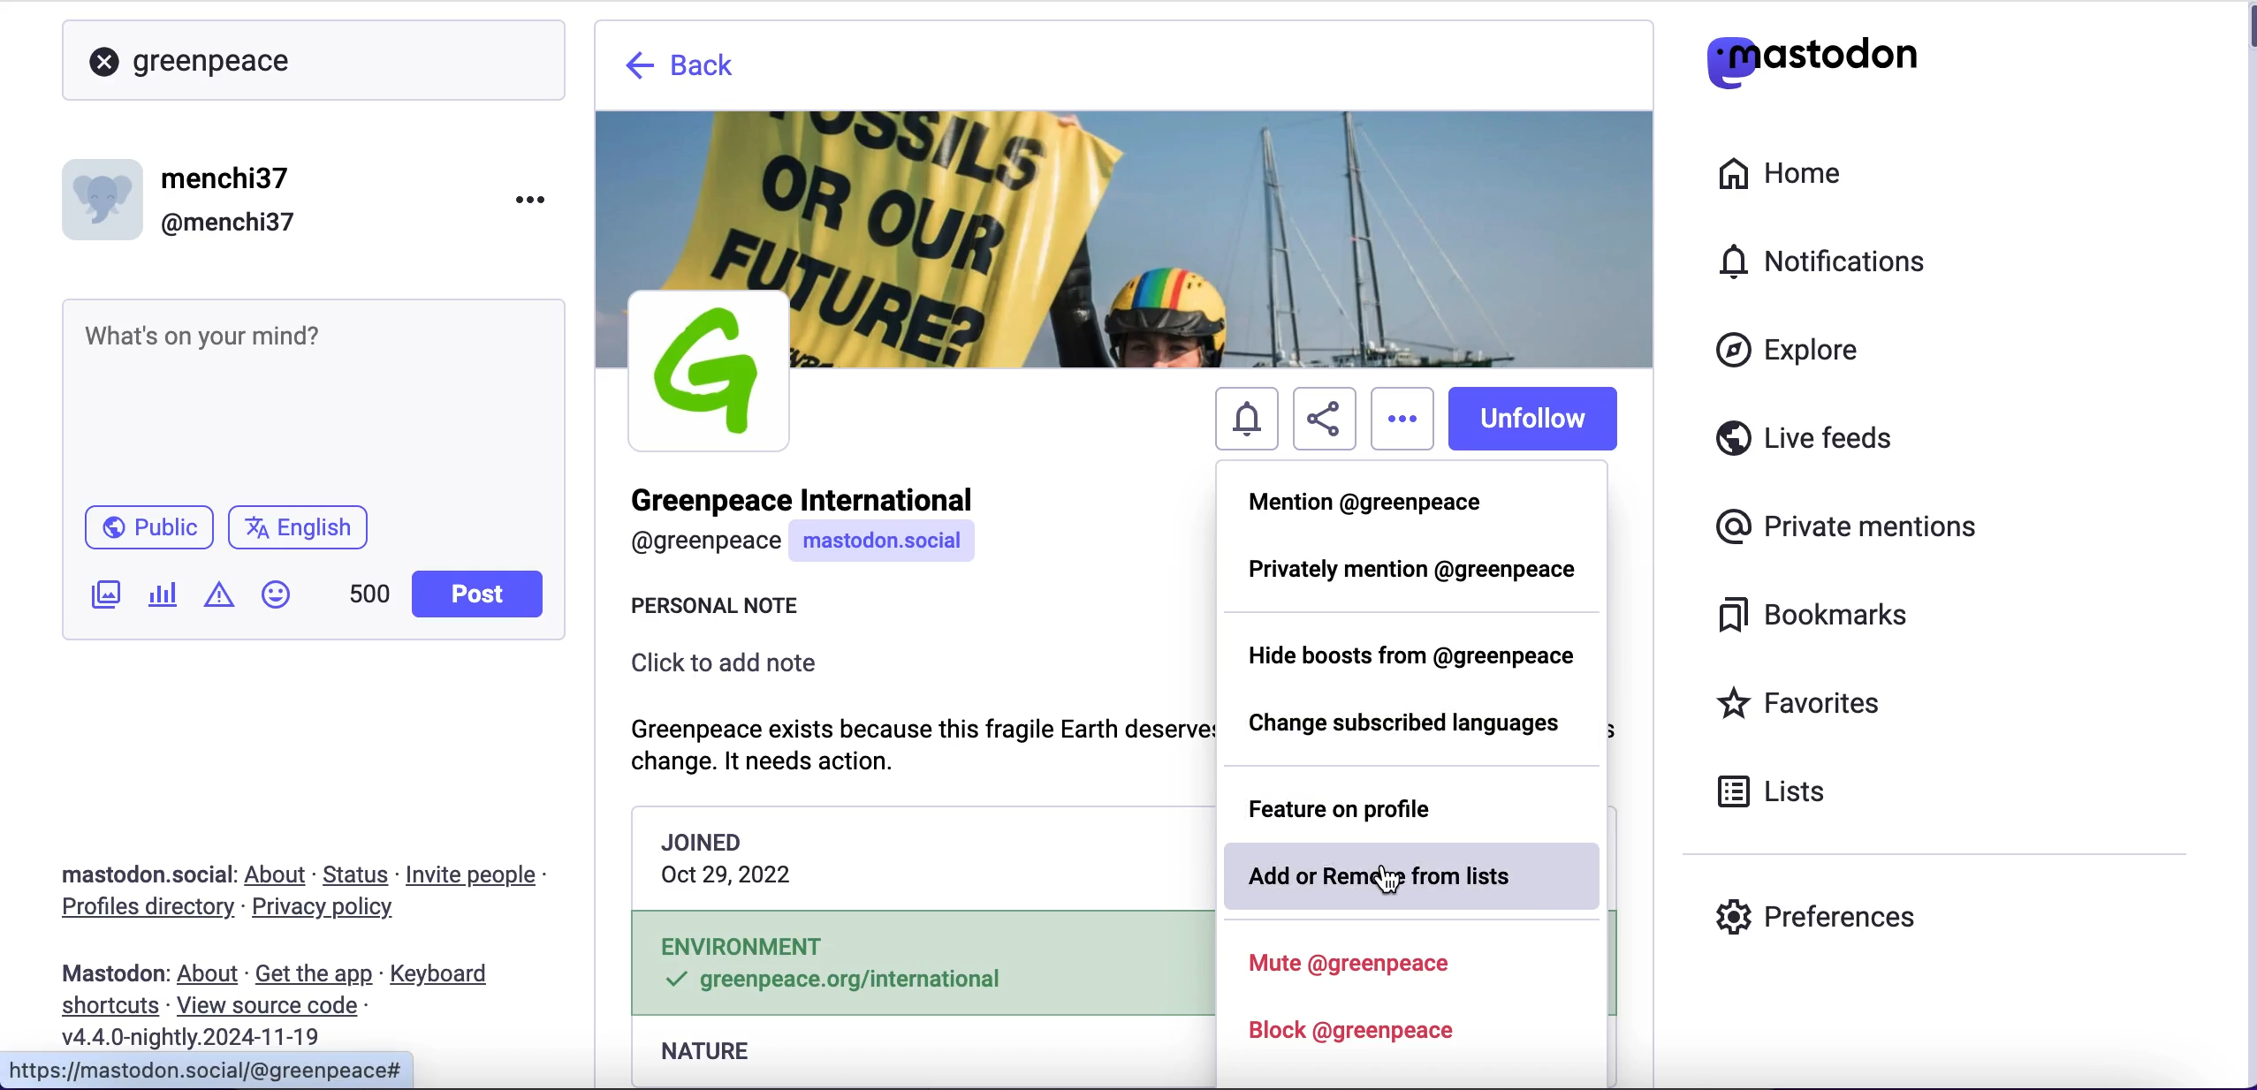  What do you see at coordinates (925, 968) in the screenshot?
I see `environment` at bounding box center [925, 968].